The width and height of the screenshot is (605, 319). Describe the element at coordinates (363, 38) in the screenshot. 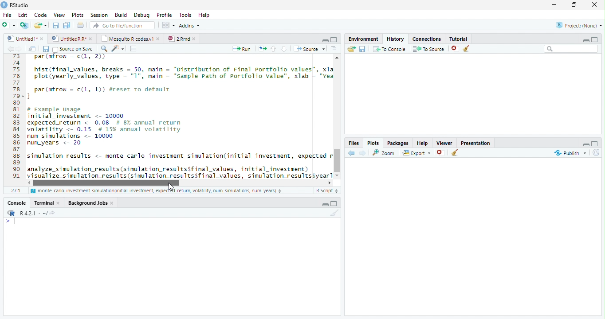

I see `Environment` at that location.